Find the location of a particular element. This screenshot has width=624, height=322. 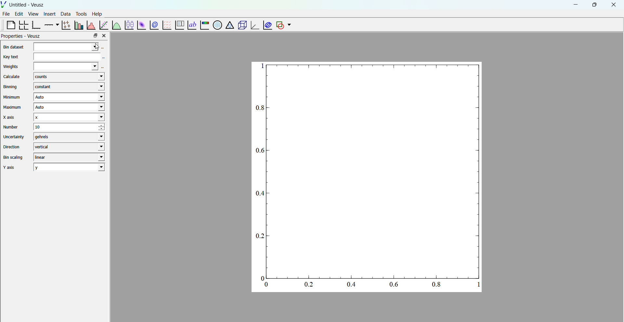

base graph is located at coordinates (36, 25).